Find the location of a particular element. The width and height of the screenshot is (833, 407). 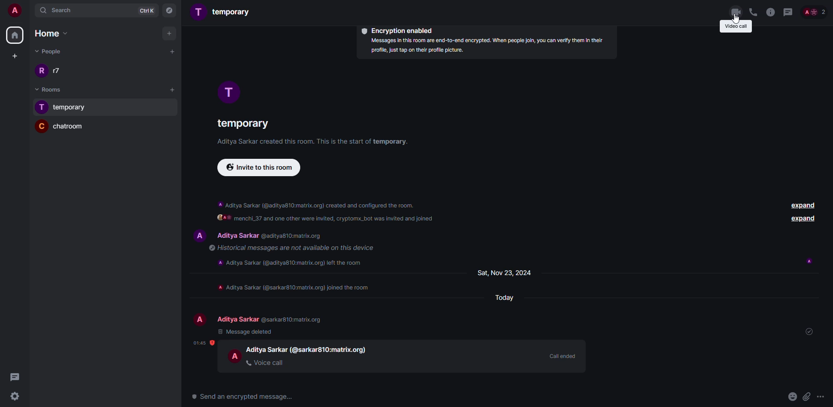

video call is located at coordinates (735, 27).